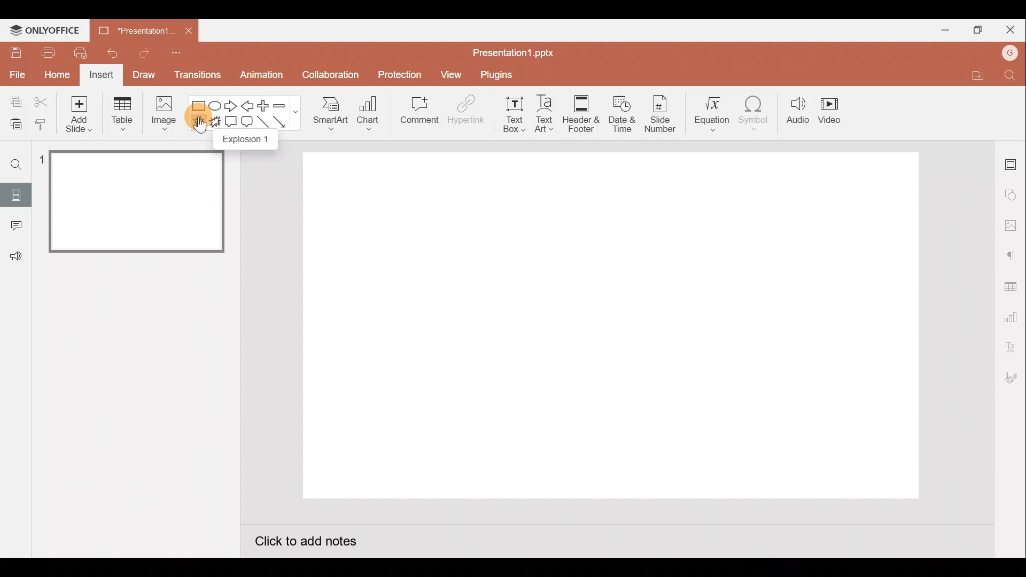 The height and width of the screenshot is (577, 1026). What do you see at coordinates (1013, 377) in the screenshot?
I see `Signature settings` at bounding box center [1013, 377].